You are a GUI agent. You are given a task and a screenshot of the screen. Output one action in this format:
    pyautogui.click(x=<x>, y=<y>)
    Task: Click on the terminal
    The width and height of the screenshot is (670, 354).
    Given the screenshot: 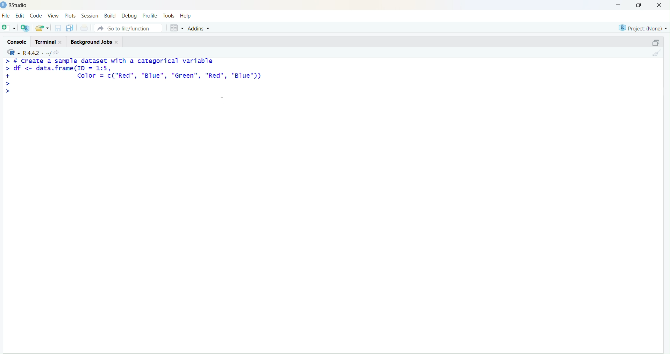 What is the action you would take?
    pyautogui.click(x=45, y=42)
    